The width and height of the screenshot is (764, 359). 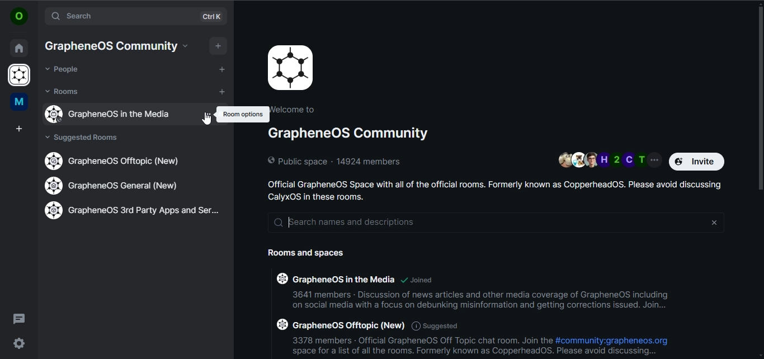 What do you see at coordinates (473, 289) in the screenshot?
I see `GrapheneOS in the Media Joined
3641 members - Discussion of news articles and other media coverage of Graphene0S including
on social media with a focus on debunking misinformation and getting corrections issued. Join...` at bounding box center [473, 289].